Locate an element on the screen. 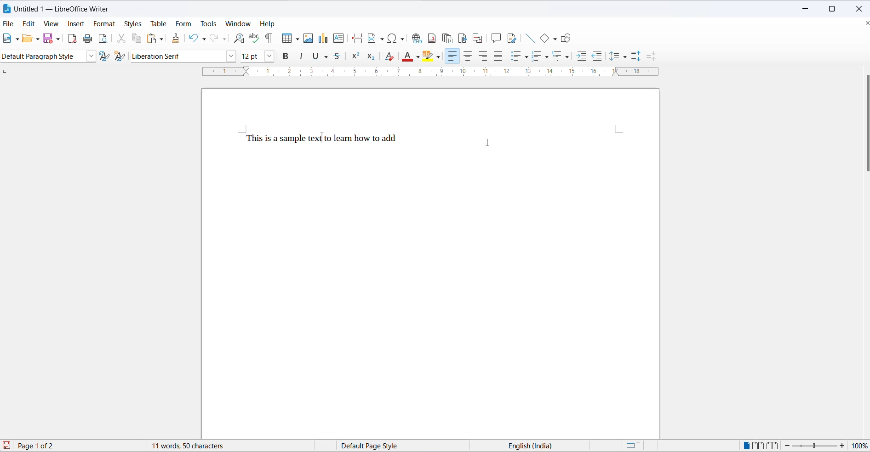 This screenshot has height=452, width=870. open is located at coordinates (29, 39).